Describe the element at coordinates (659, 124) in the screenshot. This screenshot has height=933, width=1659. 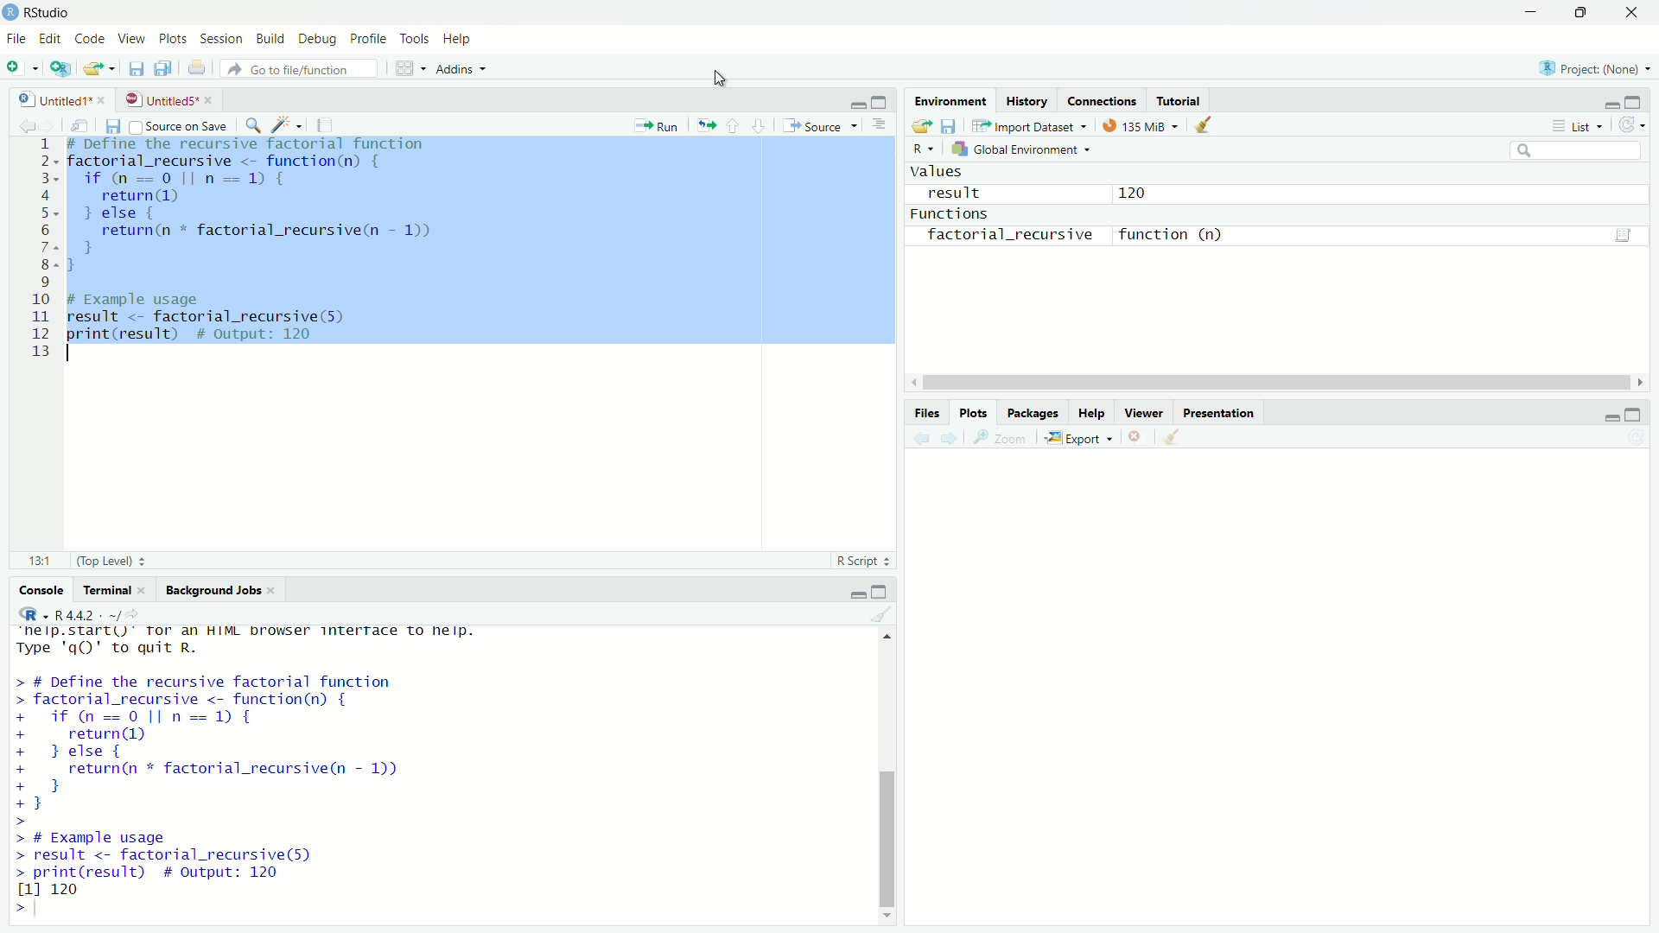
I see `Run the current line or selection (Ctrl + Enter)` at that location.